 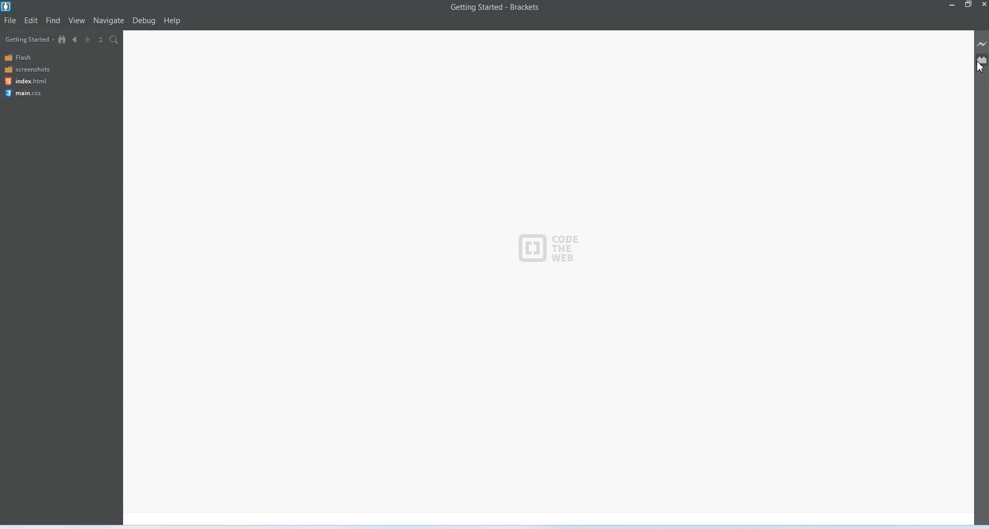 I want to click on File, so click(x=10, y=21).